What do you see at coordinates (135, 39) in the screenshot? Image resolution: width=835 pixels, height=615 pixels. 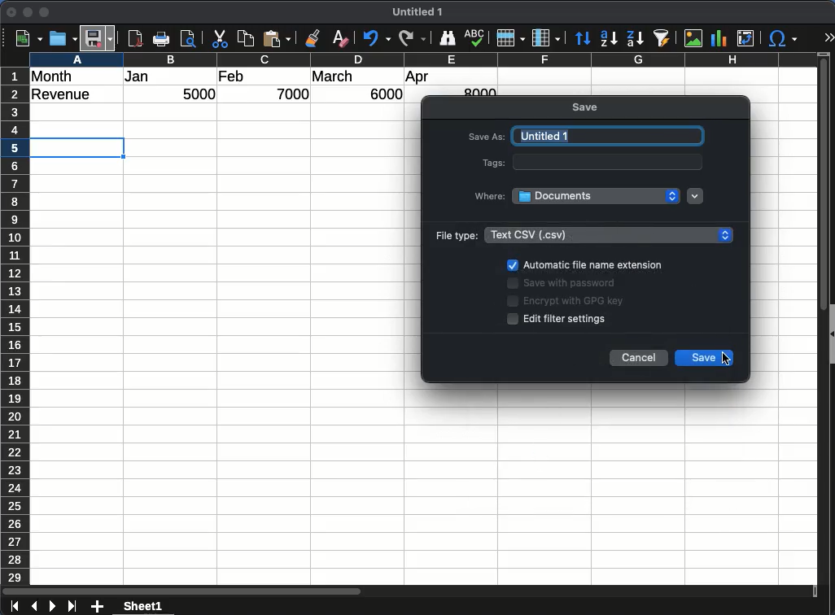 I see `pdf reader` at bounding box center [135, 39].